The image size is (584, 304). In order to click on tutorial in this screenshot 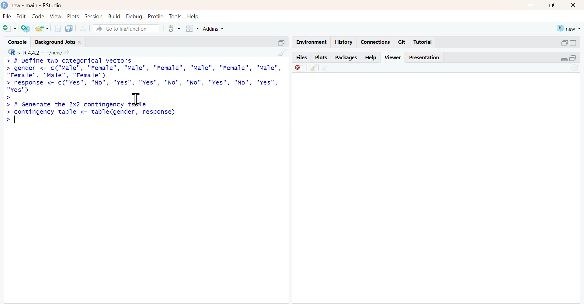, I will do `click(422, 42)`.